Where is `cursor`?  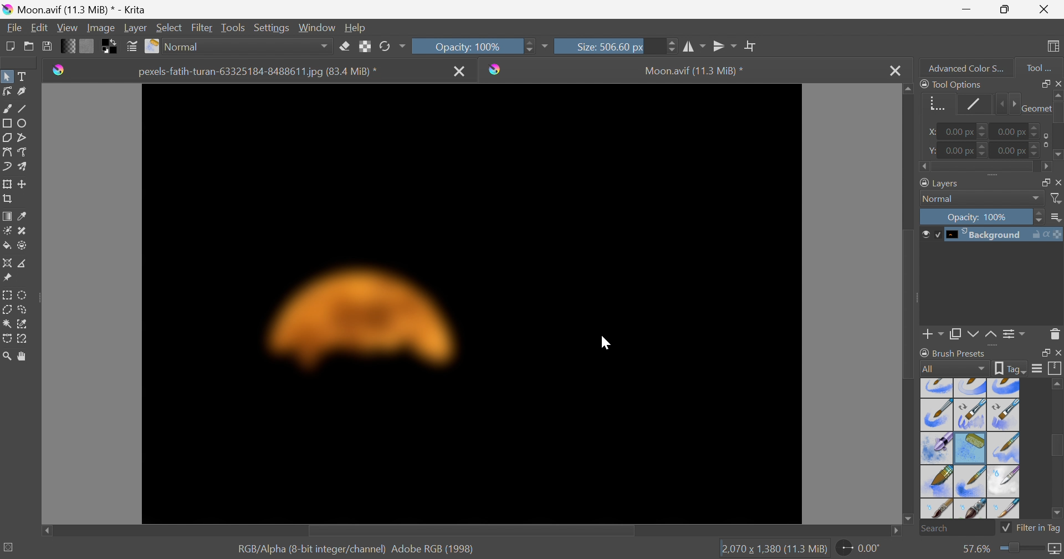 cursor is located at coordinates (607, 343).